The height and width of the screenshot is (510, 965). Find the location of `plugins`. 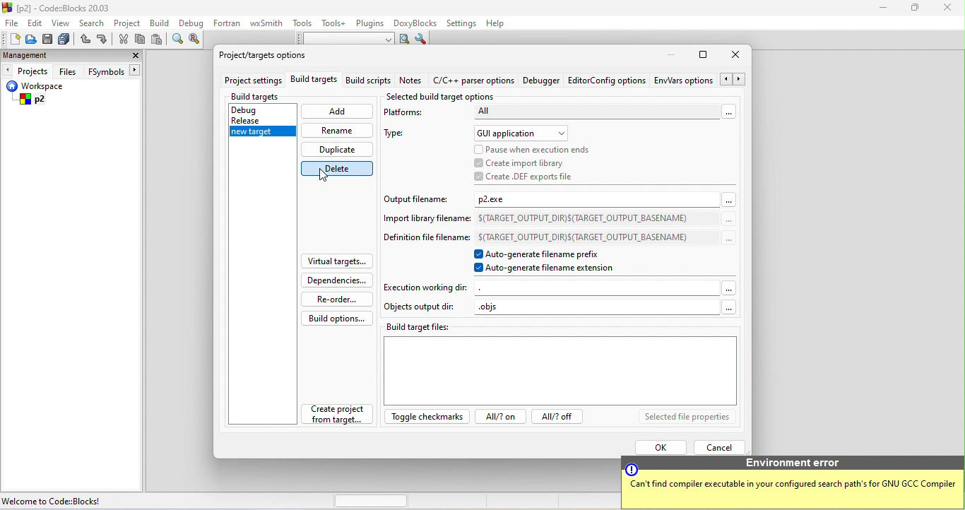

plugins is located at coordinates (371, 24).